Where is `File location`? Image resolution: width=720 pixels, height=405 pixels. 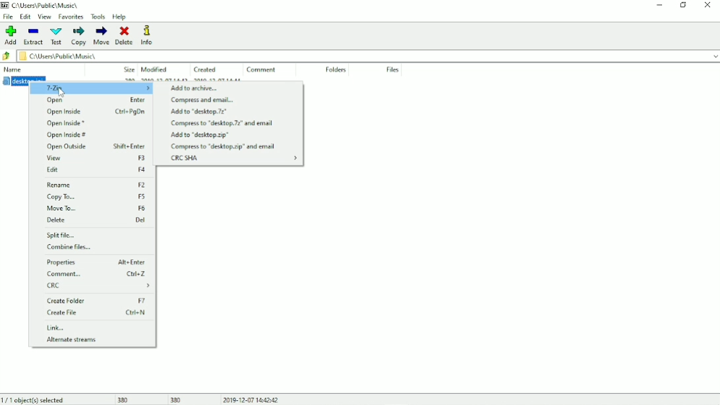
File location is located at coordinates (368, 55).